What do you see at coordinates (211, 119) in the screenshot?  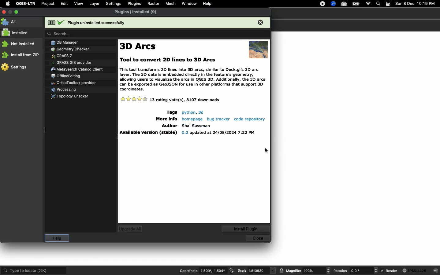 I see `Details` at bounding box center [211, 119].